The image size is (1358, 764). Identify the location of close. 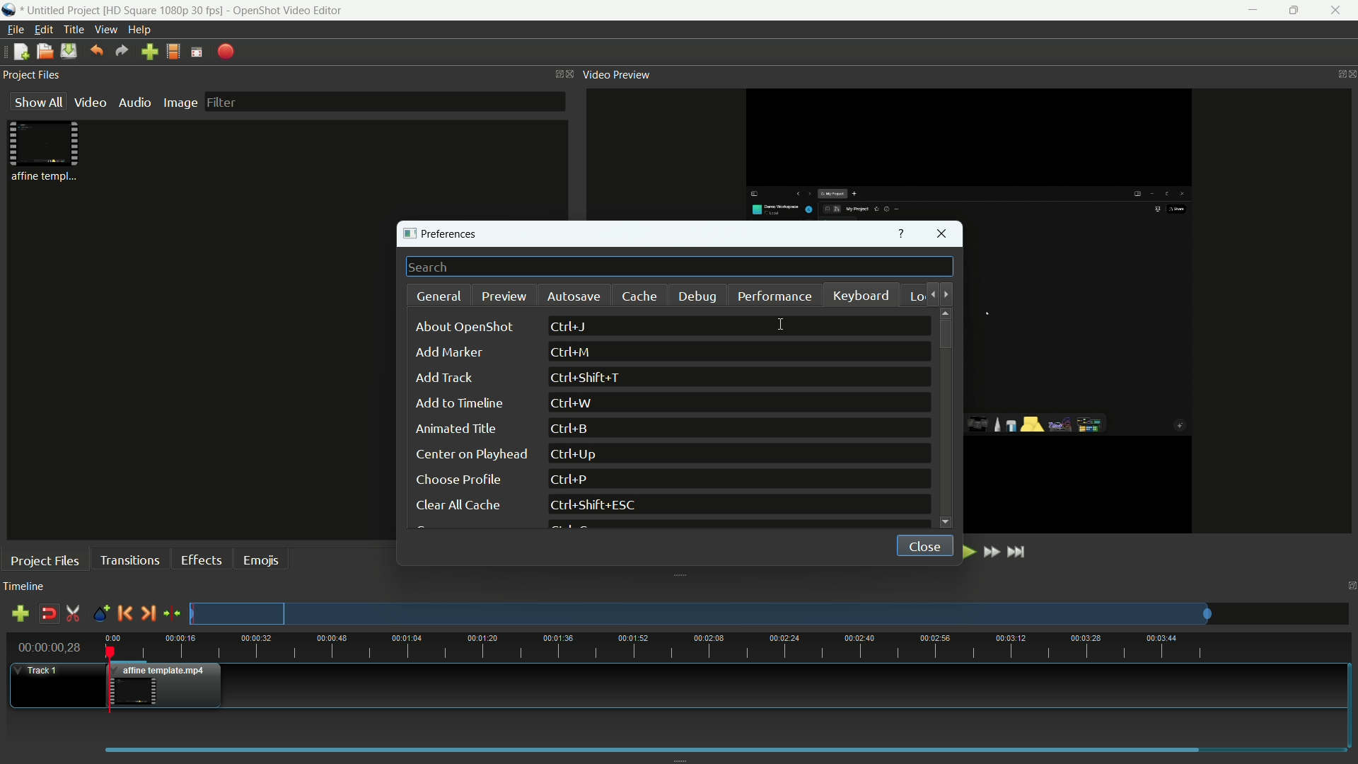
(920, 544).